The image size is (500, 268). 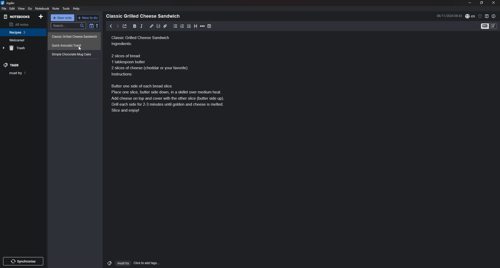 What do you see at coordinates (165, 26) in the screenshot?
I see `attachment` at bounding box center [165, 26].